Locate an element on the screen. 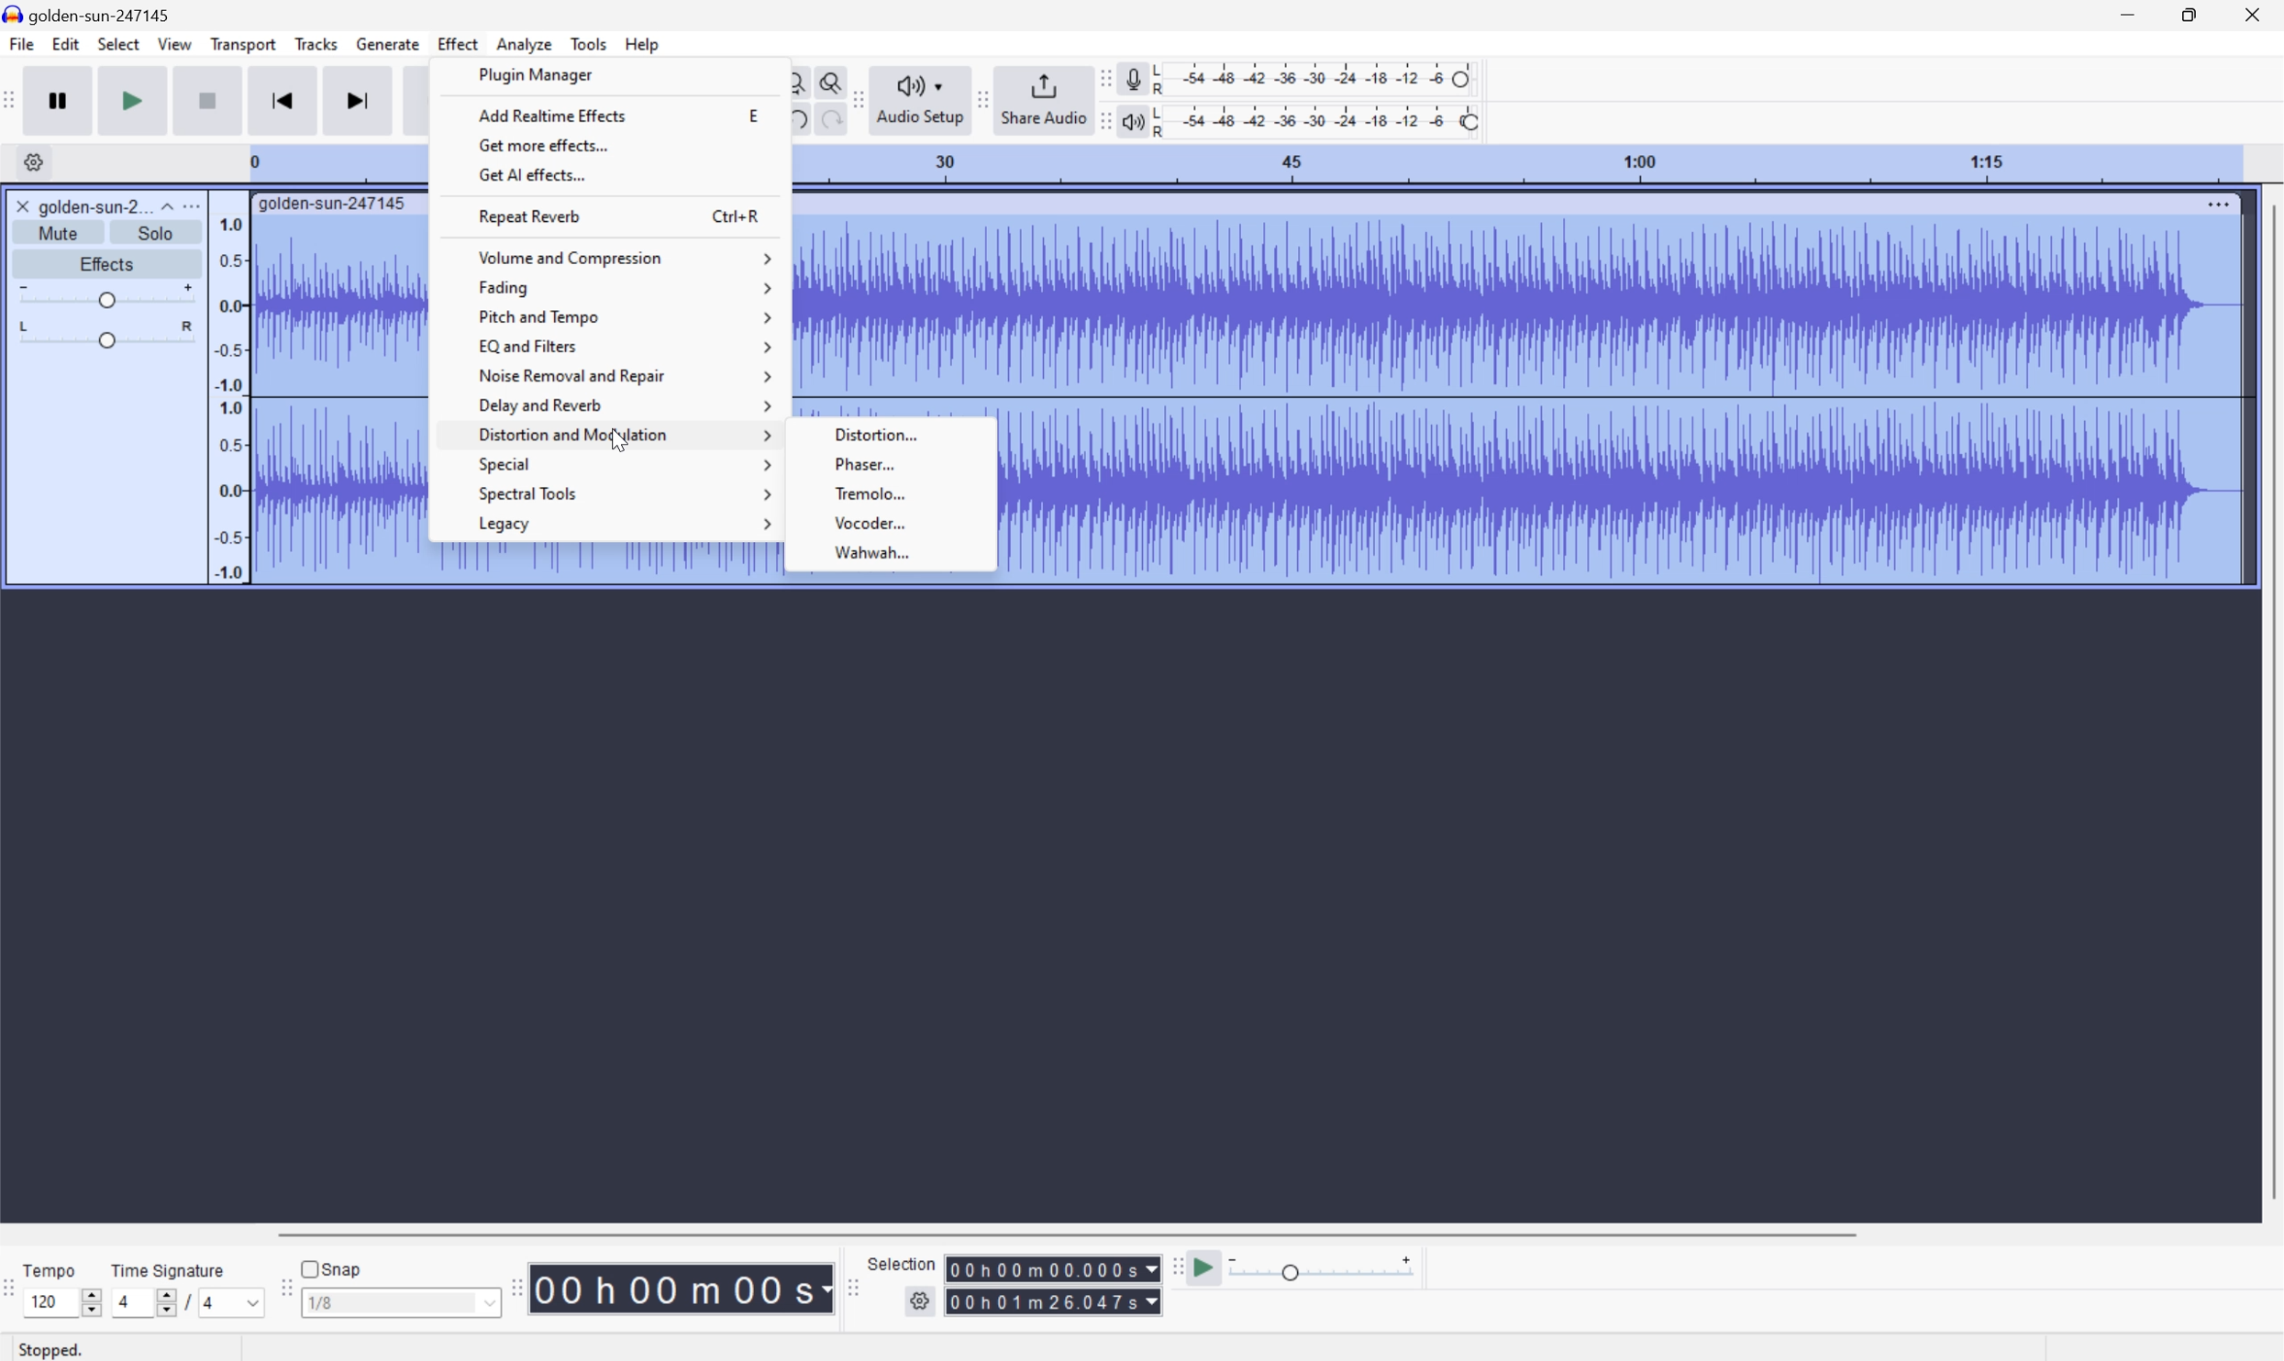 This screenshot has height=1361, width=2284. Add realtime effects is located at coordinates (549, 113).